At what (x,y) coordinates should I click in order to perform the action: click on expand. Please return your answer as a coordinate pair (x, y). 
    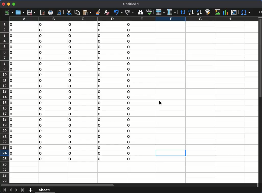
    Looking at the image, I should click on (259, 11).